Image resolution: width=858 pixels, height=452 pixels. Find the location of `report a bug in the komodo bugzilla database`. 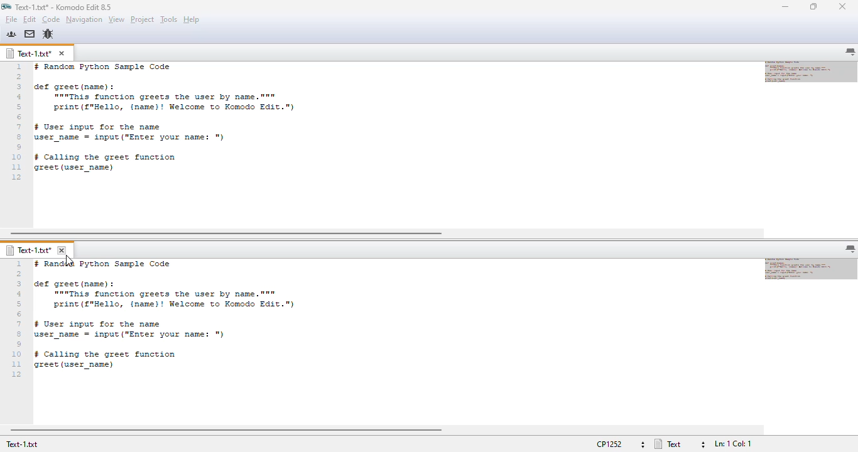

report a bug in the komodo bugzilla database is located at coordinates (48, 34).